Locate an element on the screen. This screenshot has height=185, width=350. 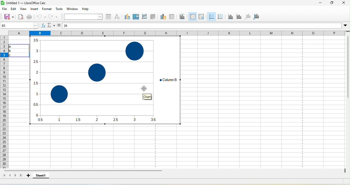
26 is located at coordinates (74, 26).